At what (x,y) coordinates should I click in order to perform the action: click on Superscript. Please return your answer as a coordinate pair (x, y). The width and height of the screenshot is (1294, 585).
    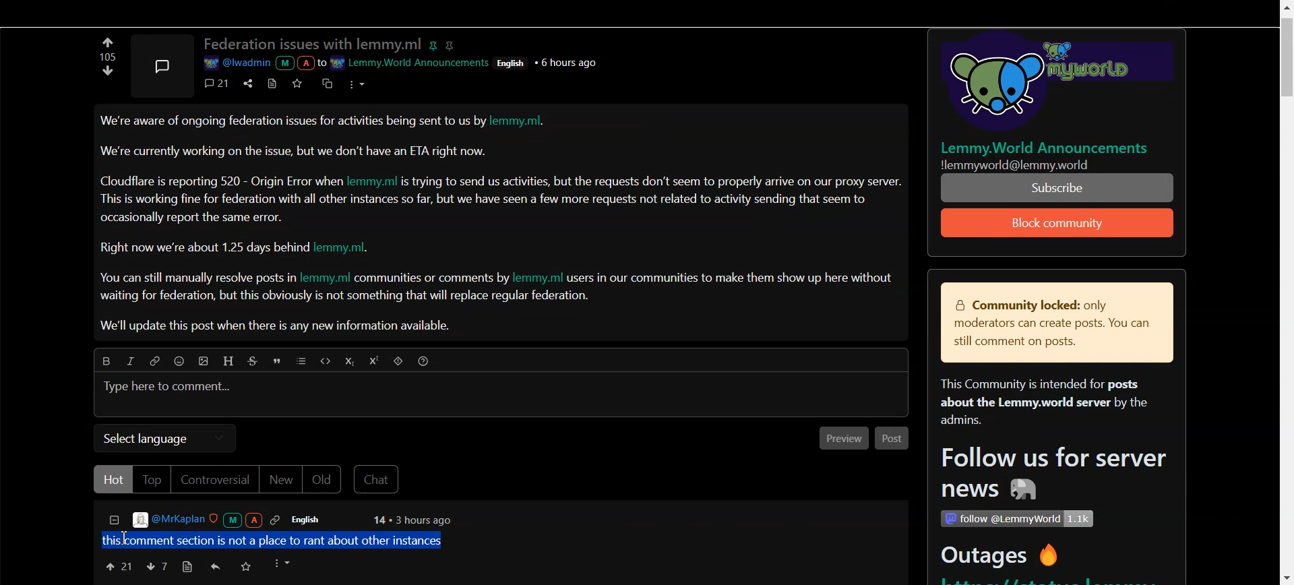
    Looking at the image, I should click on (376, 361).